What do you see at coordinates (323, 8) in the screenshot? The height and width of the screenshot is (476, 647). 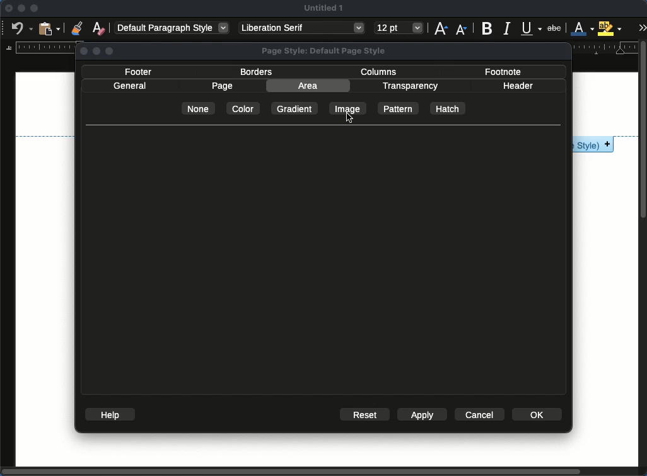 I see `Untitled 1` at bounding box center [323, 8].